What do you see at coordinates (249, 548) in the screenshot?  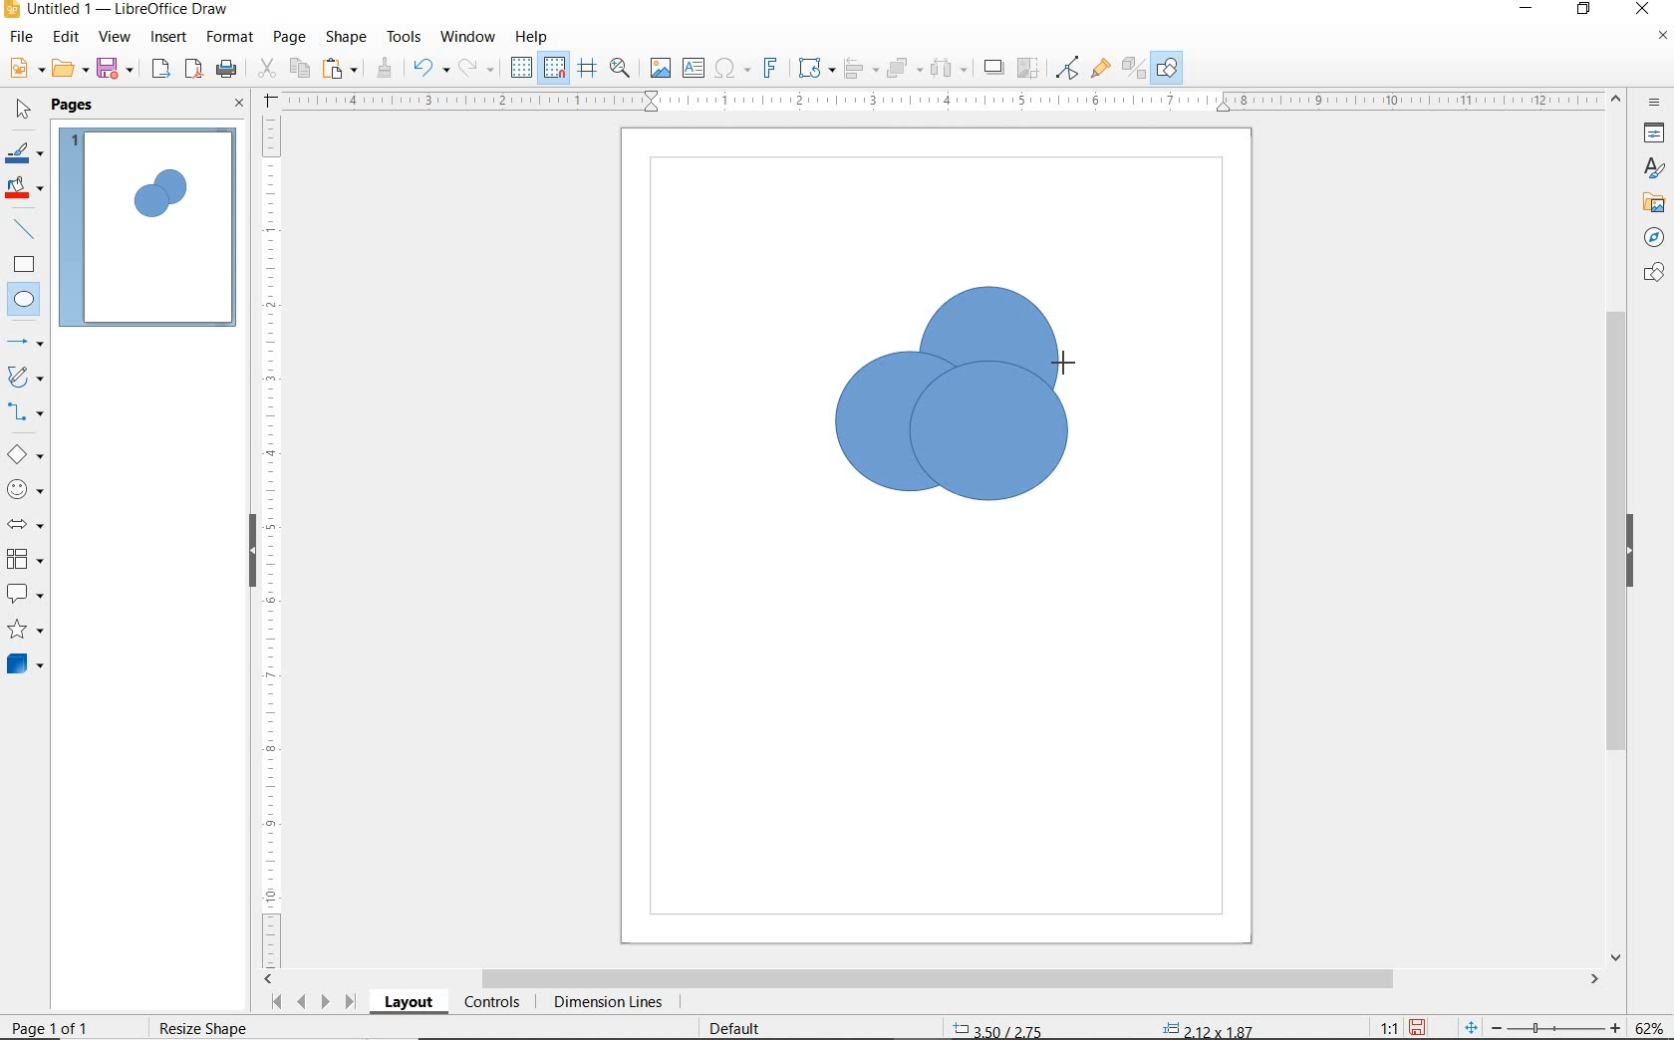 I see `HIDE` at bounding box center [249, 548].